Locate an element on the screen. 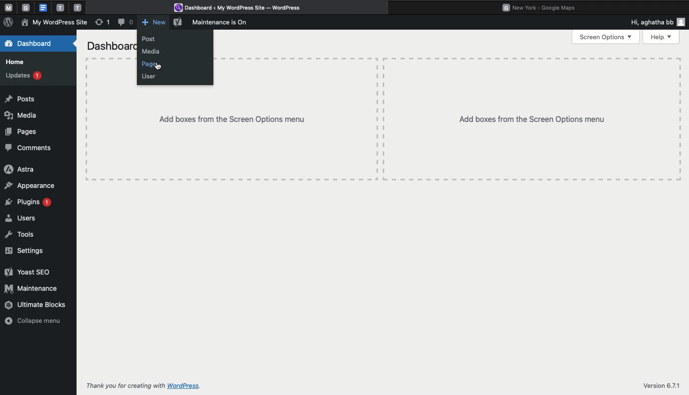 This screenshot has height=395, width=689. Media is located at coordinates (25, 115).